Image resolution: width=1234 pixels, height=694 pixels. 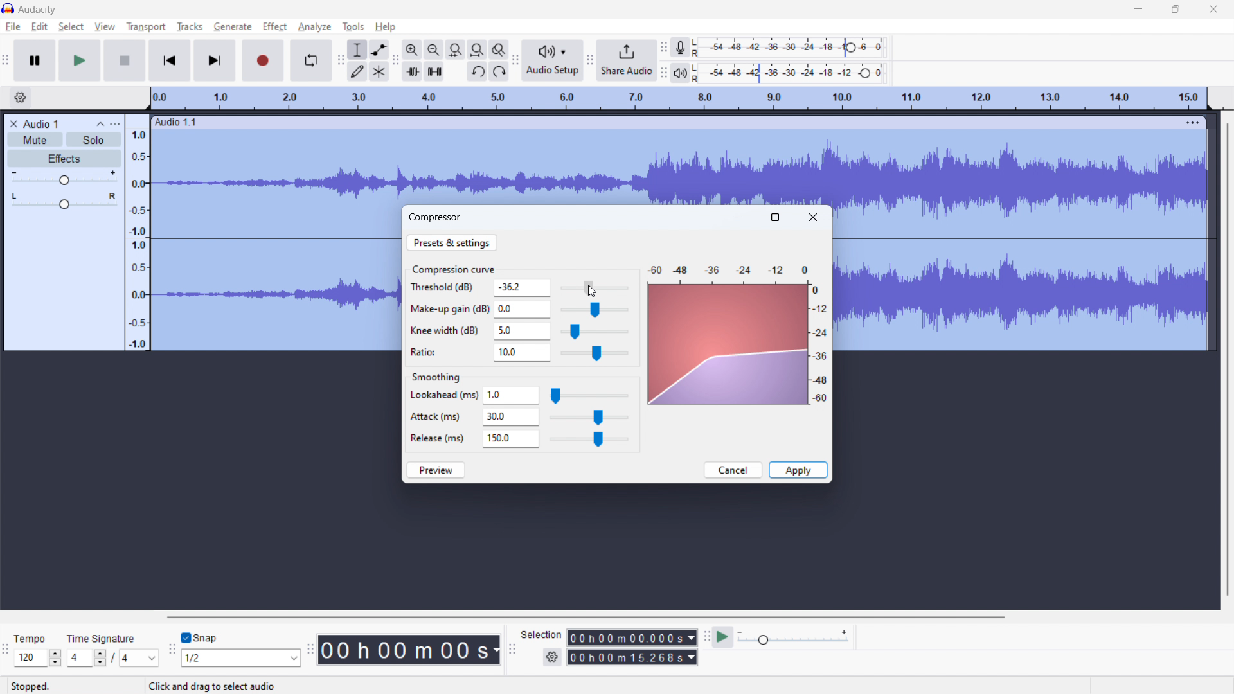 What do you see at coordinates (80, 60) in the screenshot?
I see `play` at bounding box center [80, 60].